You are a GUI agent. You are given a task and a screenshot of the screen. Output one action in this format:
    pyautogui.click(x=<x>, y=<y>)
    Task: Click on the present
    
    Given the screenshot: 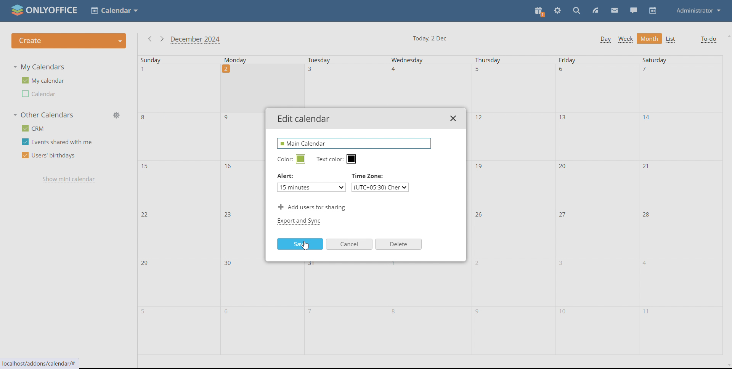 What is the action you would take?
    pyautogui.click(x=539, y=12)
    